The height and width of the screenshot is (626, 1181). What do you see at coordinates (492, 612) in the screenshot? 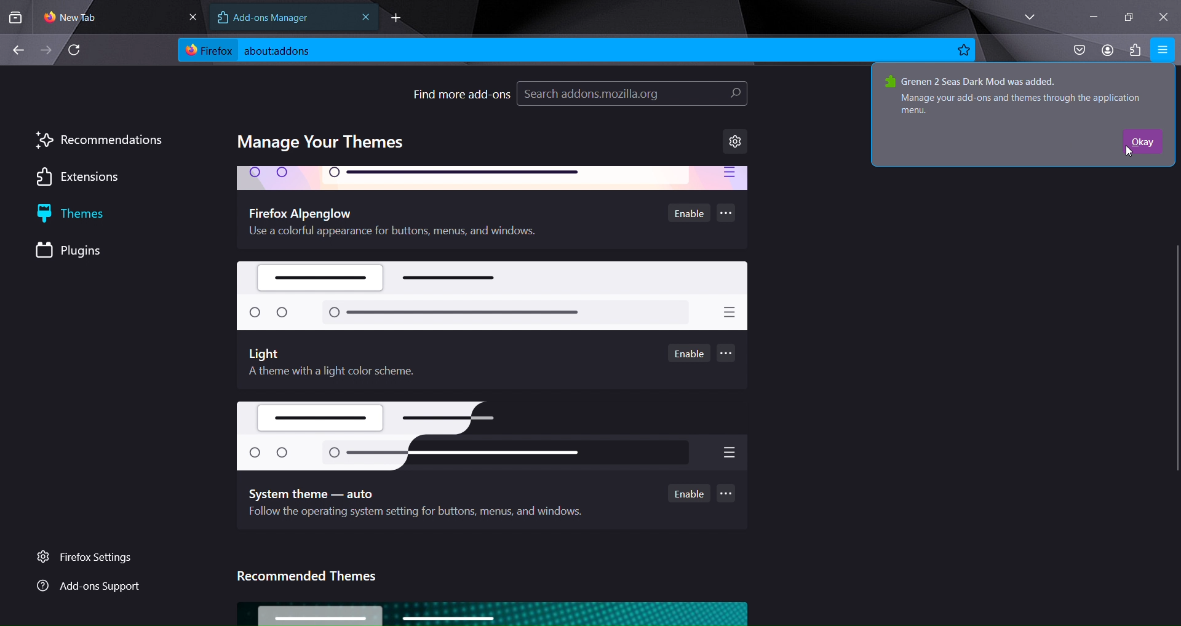
I see `image` at bounding box center [492, 612].